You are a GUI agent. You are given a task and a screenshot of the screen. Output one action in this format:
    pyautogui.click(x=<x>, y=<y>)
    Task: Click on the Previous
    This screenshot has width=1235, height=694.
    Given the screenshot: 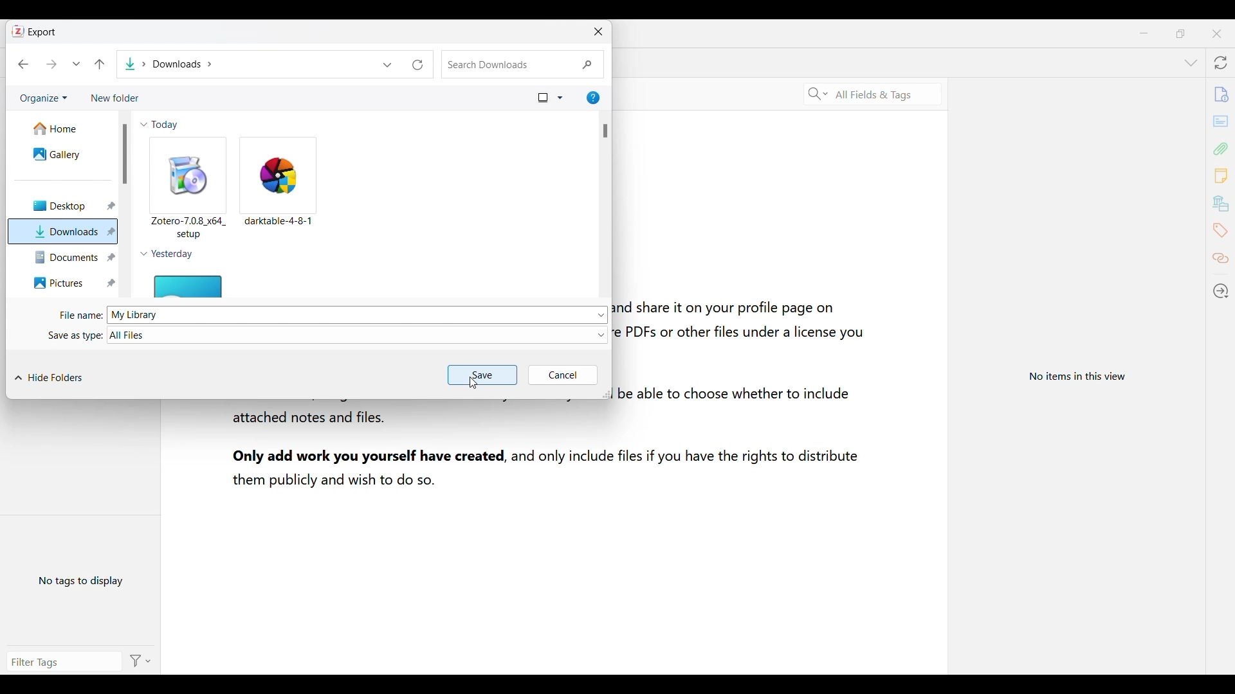 What is the action you would take?
    pyautogui.click(x=23, y=62)
    